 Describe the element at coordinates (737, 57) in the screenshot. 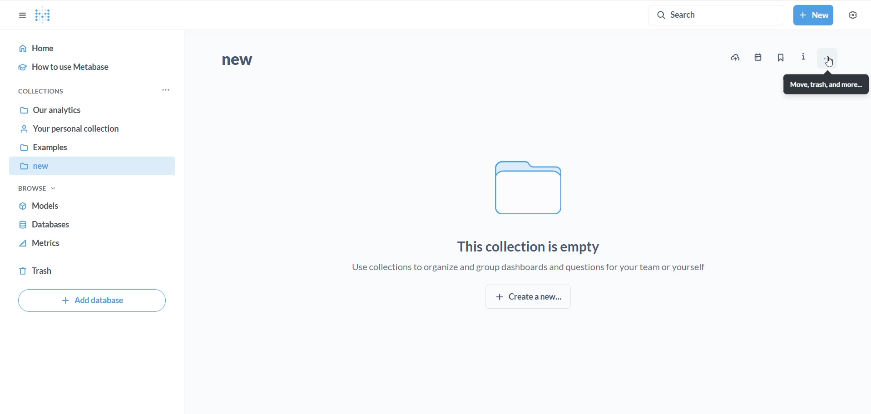

I see `upload` at that location.